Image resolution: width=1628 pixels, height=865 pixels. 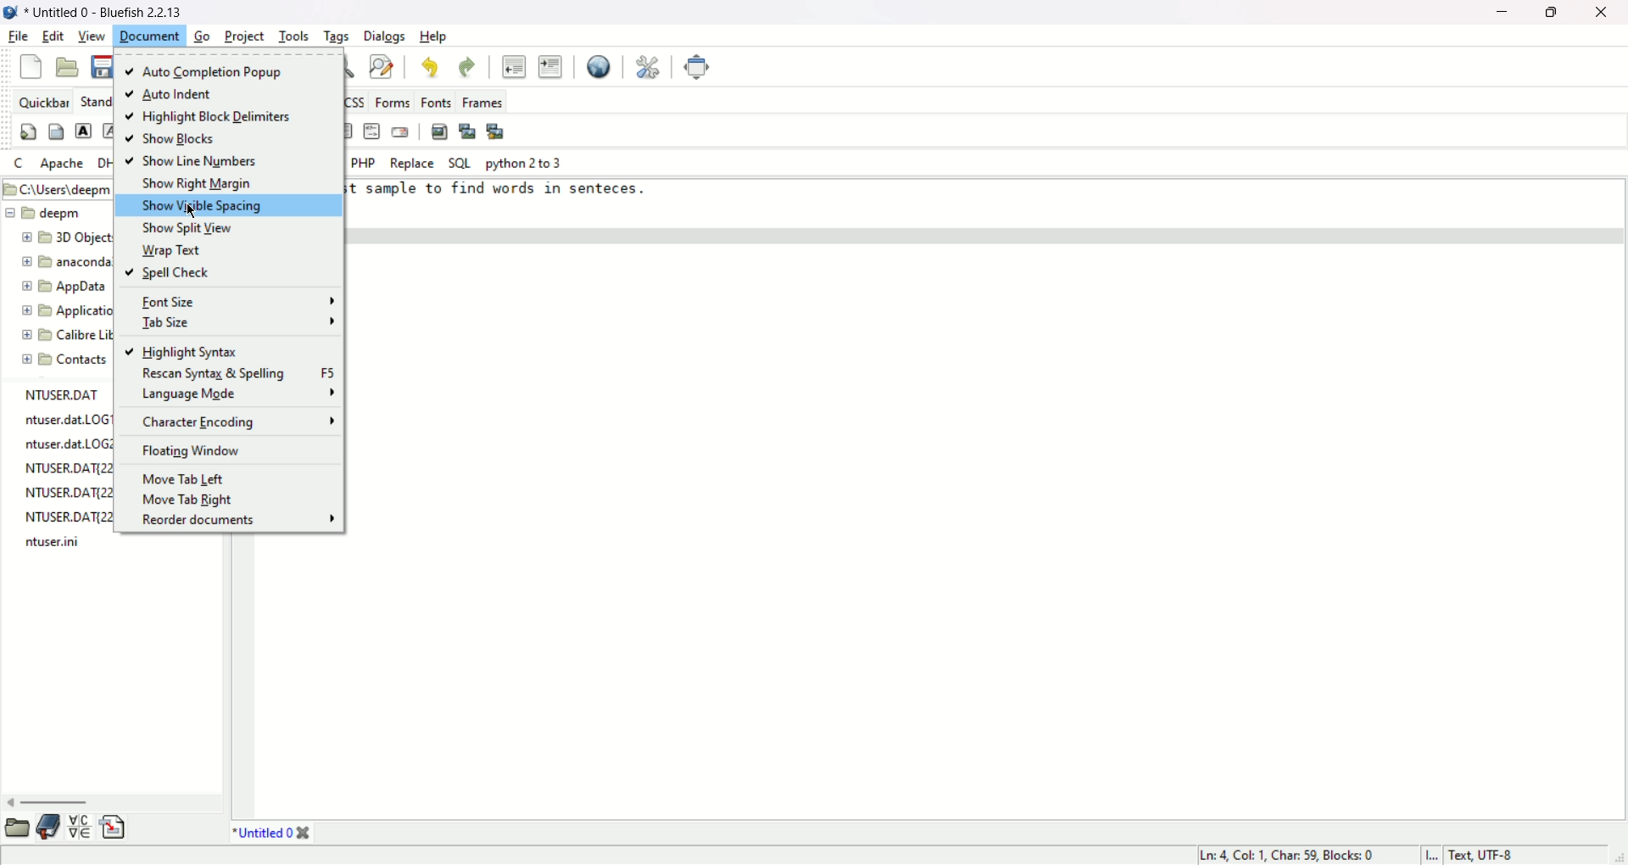 I want to click on frames, so click(x=483, y=99).